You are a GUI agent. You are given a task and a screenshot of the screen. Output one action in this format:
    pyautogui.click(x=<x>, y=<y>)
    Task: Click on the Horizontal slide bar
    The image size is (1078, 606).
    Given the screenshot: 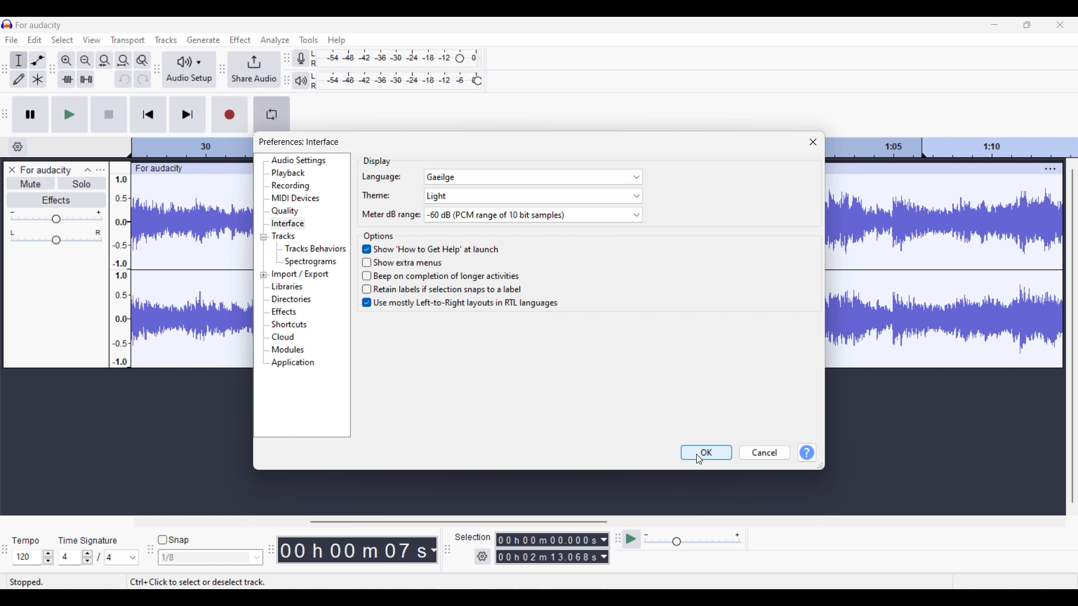 What is the action you would take?
    pyautogui.click(x=458, y=522)
    